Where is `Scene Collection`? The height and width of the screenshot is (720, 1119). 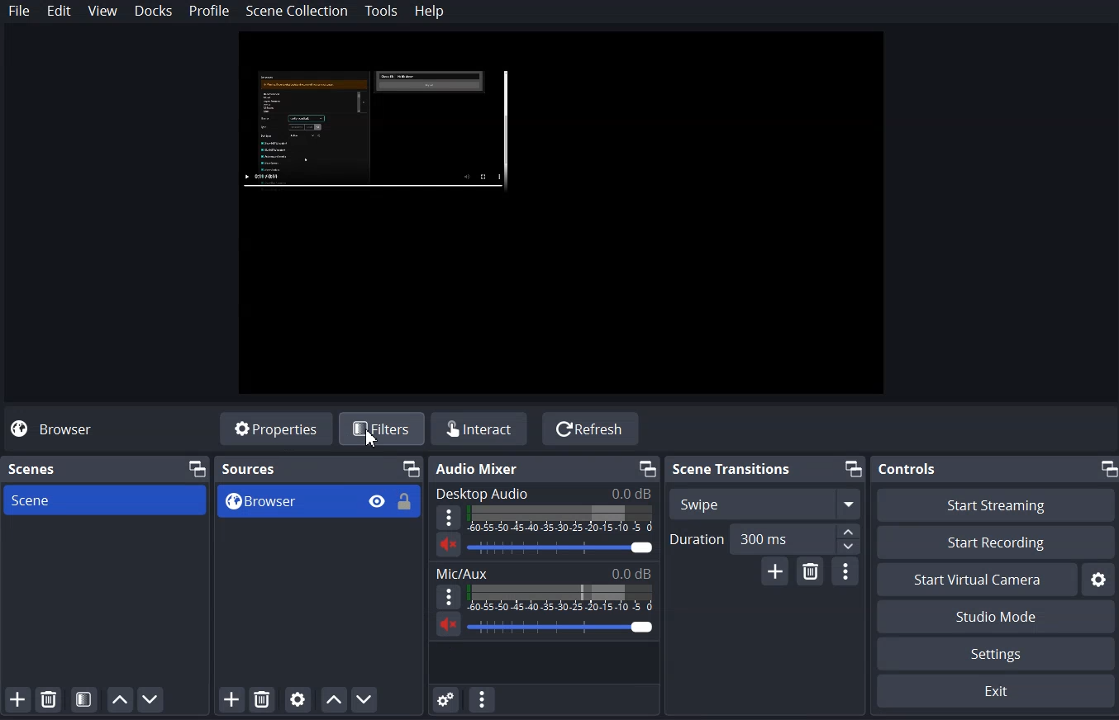 Scene Collection is located at coordinates (298, 11).